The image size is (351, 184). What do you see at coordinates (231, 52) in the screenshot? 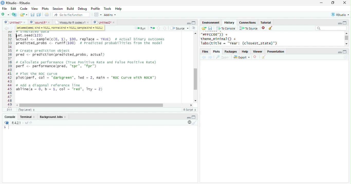
I see `Packages` at bounding box center [231, 52].